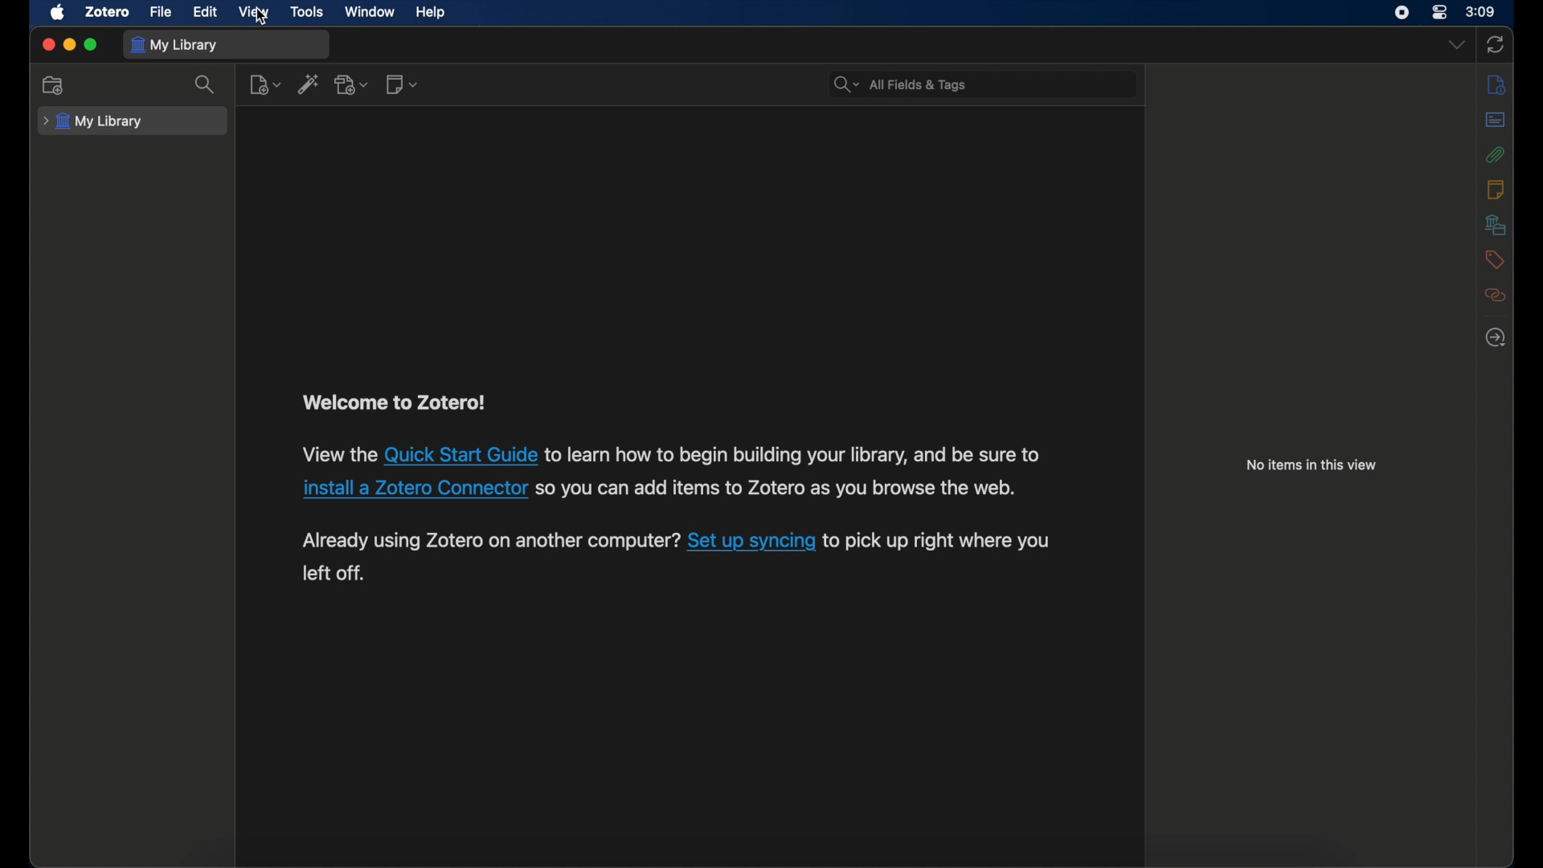 The image size is (1543, 868). What do you see at coordinates (1496, 189) in the screenshot?
I see `notes` at bounding box center [1496, 189].